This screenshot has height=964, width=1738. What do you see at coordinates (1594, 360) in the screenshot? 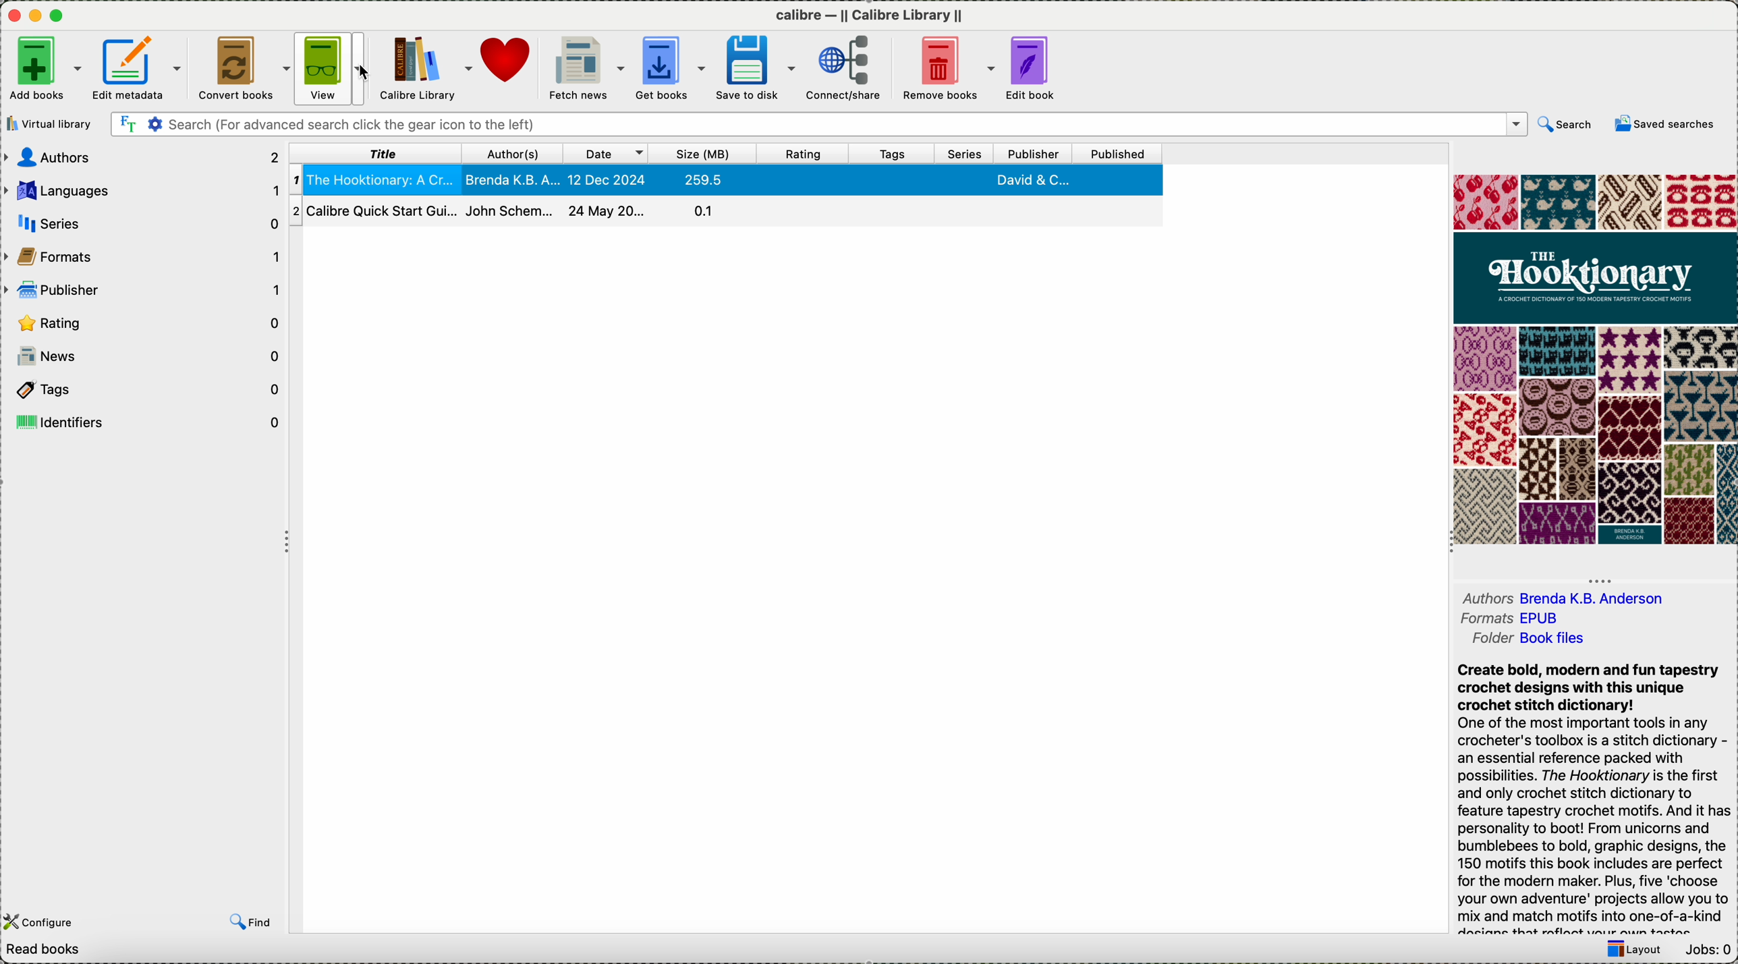
I see `book cover preview` at bounding box center [1594, 360].